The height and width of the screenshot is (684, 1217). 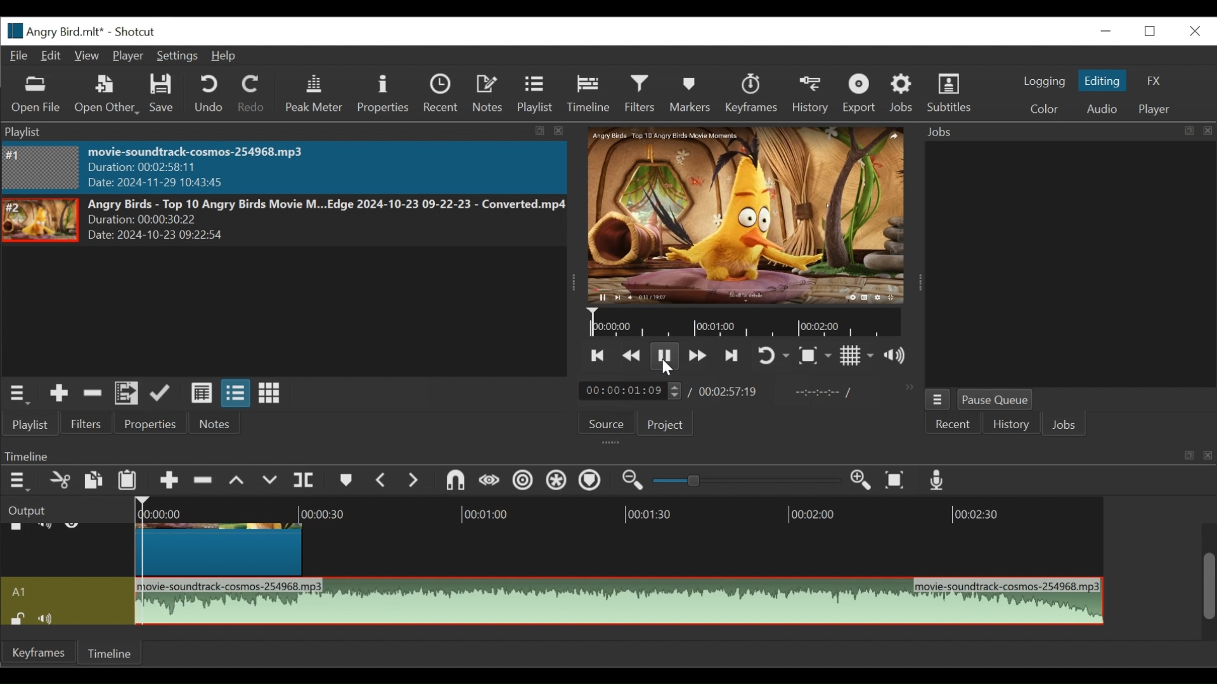 What do you see at coordinates (113, 652) in the screenshot?
I see `Timeline` at bounding box center [113, 652].